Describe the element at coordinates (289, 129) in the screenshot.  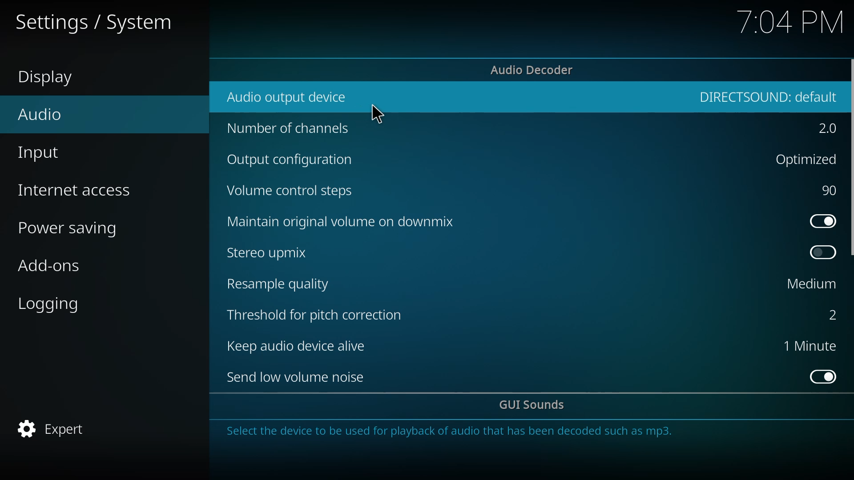
I see `number of channels` at that location.